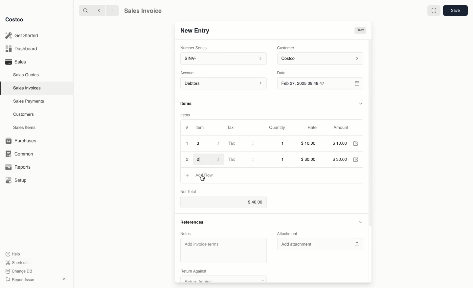  I want to click on Costco, so click(15, 20).